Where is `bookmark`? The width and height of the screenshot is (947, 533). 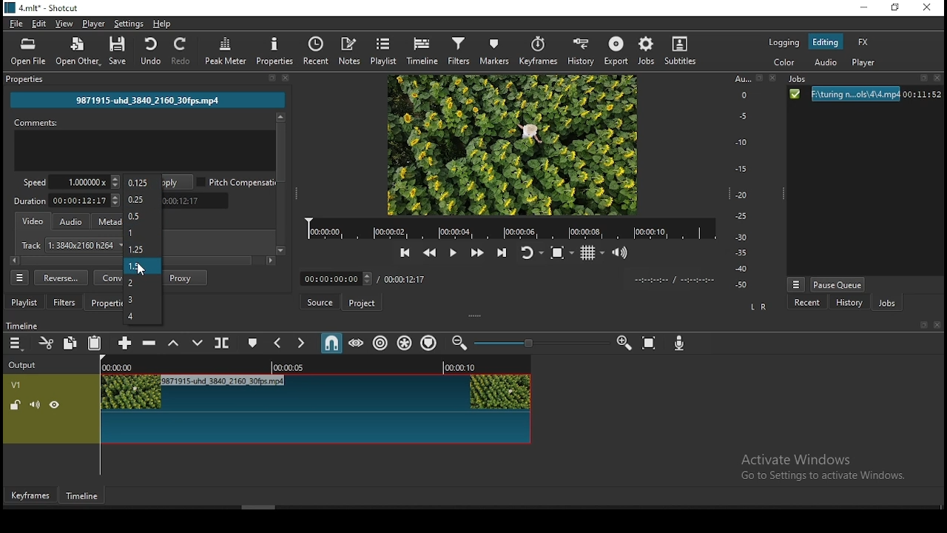
bookmark is located at coordinates (924, 80).